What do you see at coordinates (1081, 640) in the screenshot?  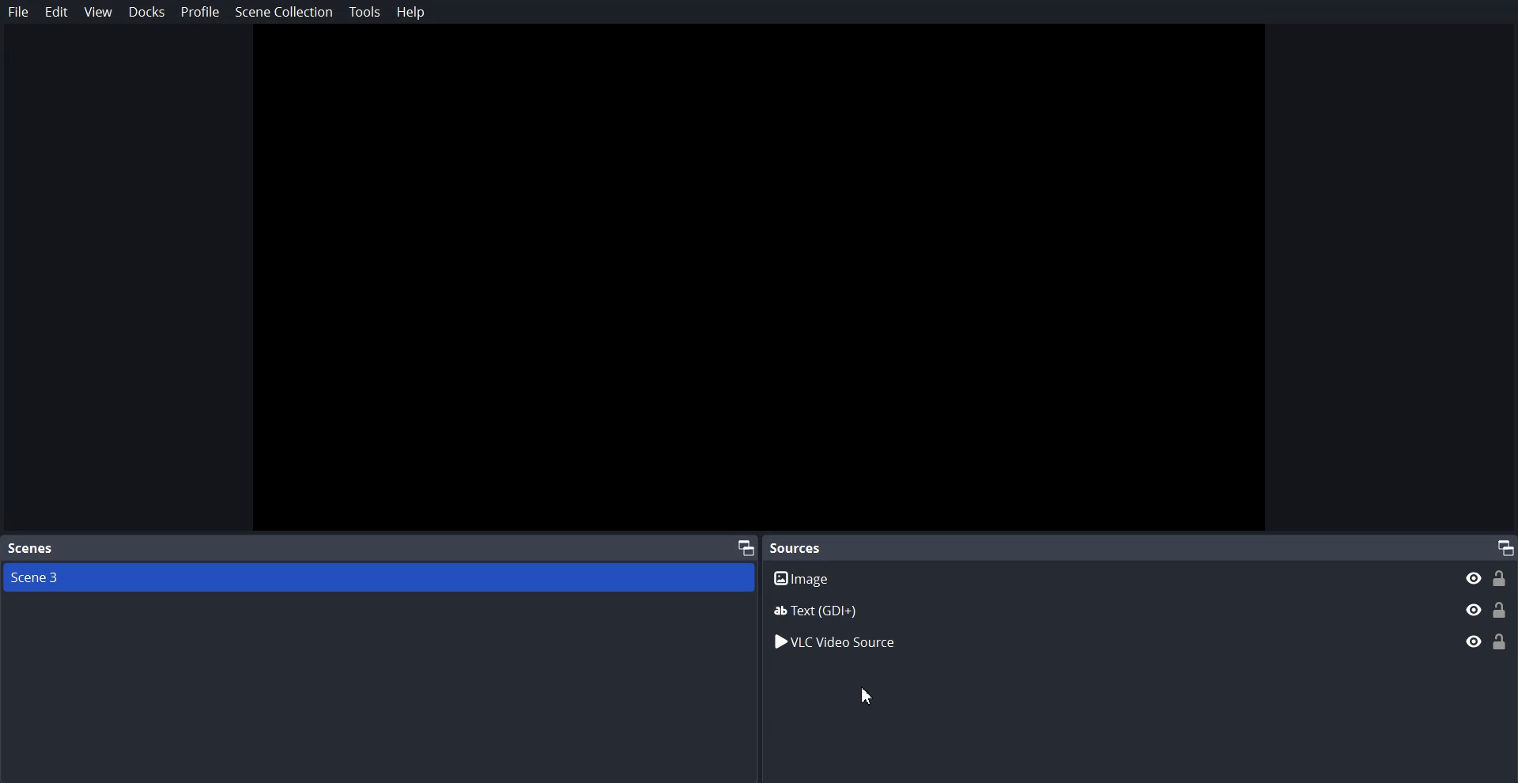 I see `VLC Video Source` at bounding box center [1081, 640].